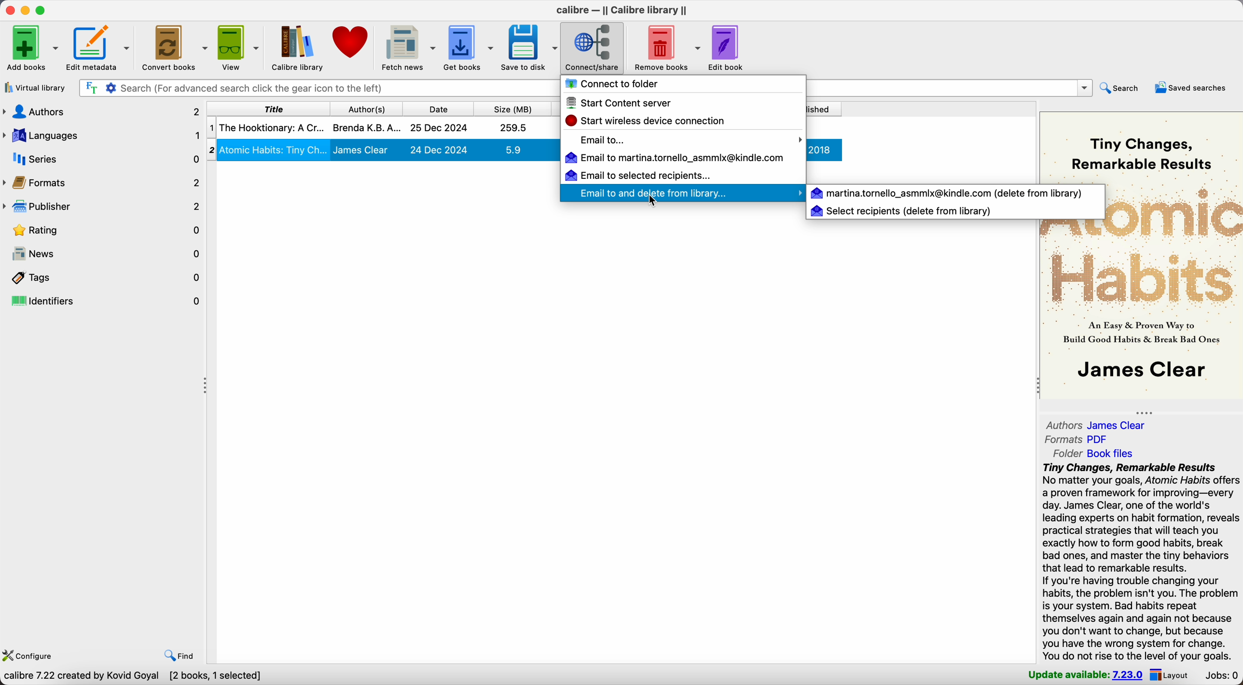 Image resolution: width=1243 pixels, height=685 pixels. What do you see at coordinates (1192, 88) in the screenshot?
I see `saved searches` at bounding box center [1192, 88].